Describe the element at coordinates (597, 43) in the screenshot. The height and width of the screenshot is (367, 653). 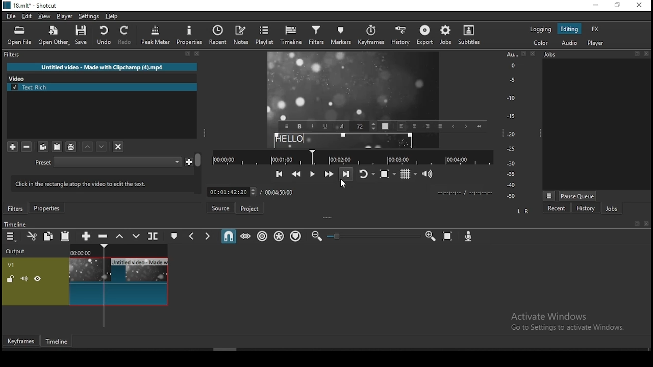
I see `player` at that location.